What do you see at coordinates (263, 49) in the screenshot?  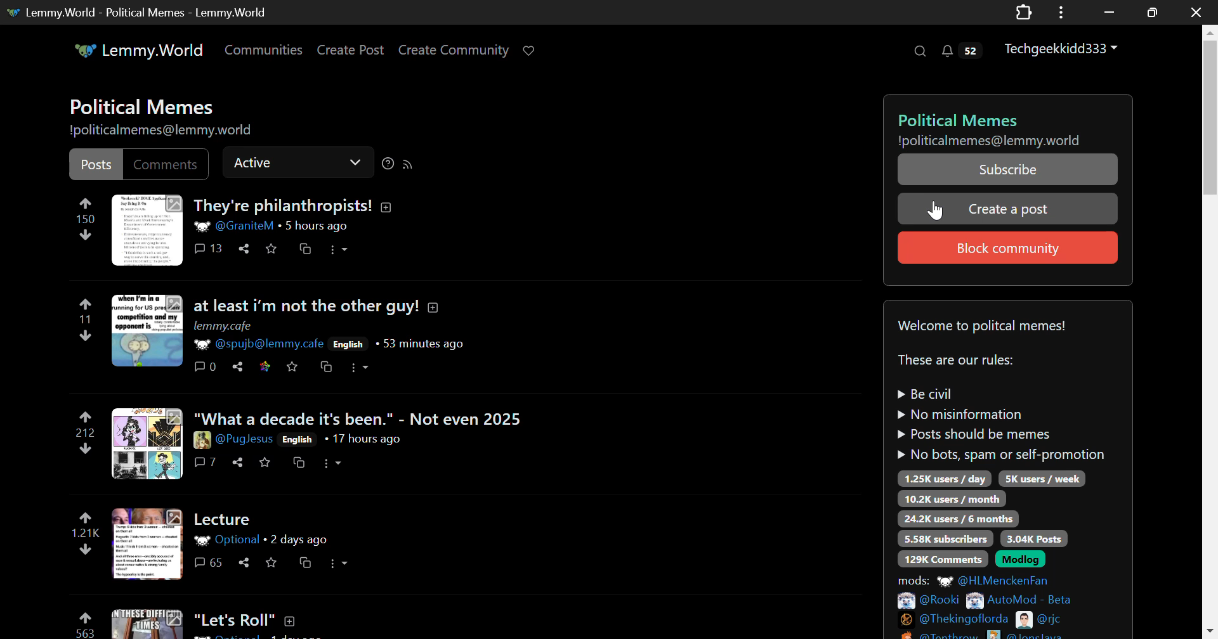 I see `Communities Page` at bounding box center [263, 49].